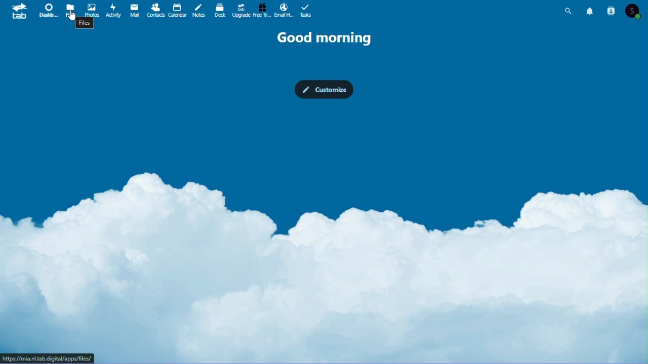 Image resolution: width=648 pixels, height=364 pixels. Describe the element at coordinates (323, 89) in the screenshot. I see `customize` at that location.